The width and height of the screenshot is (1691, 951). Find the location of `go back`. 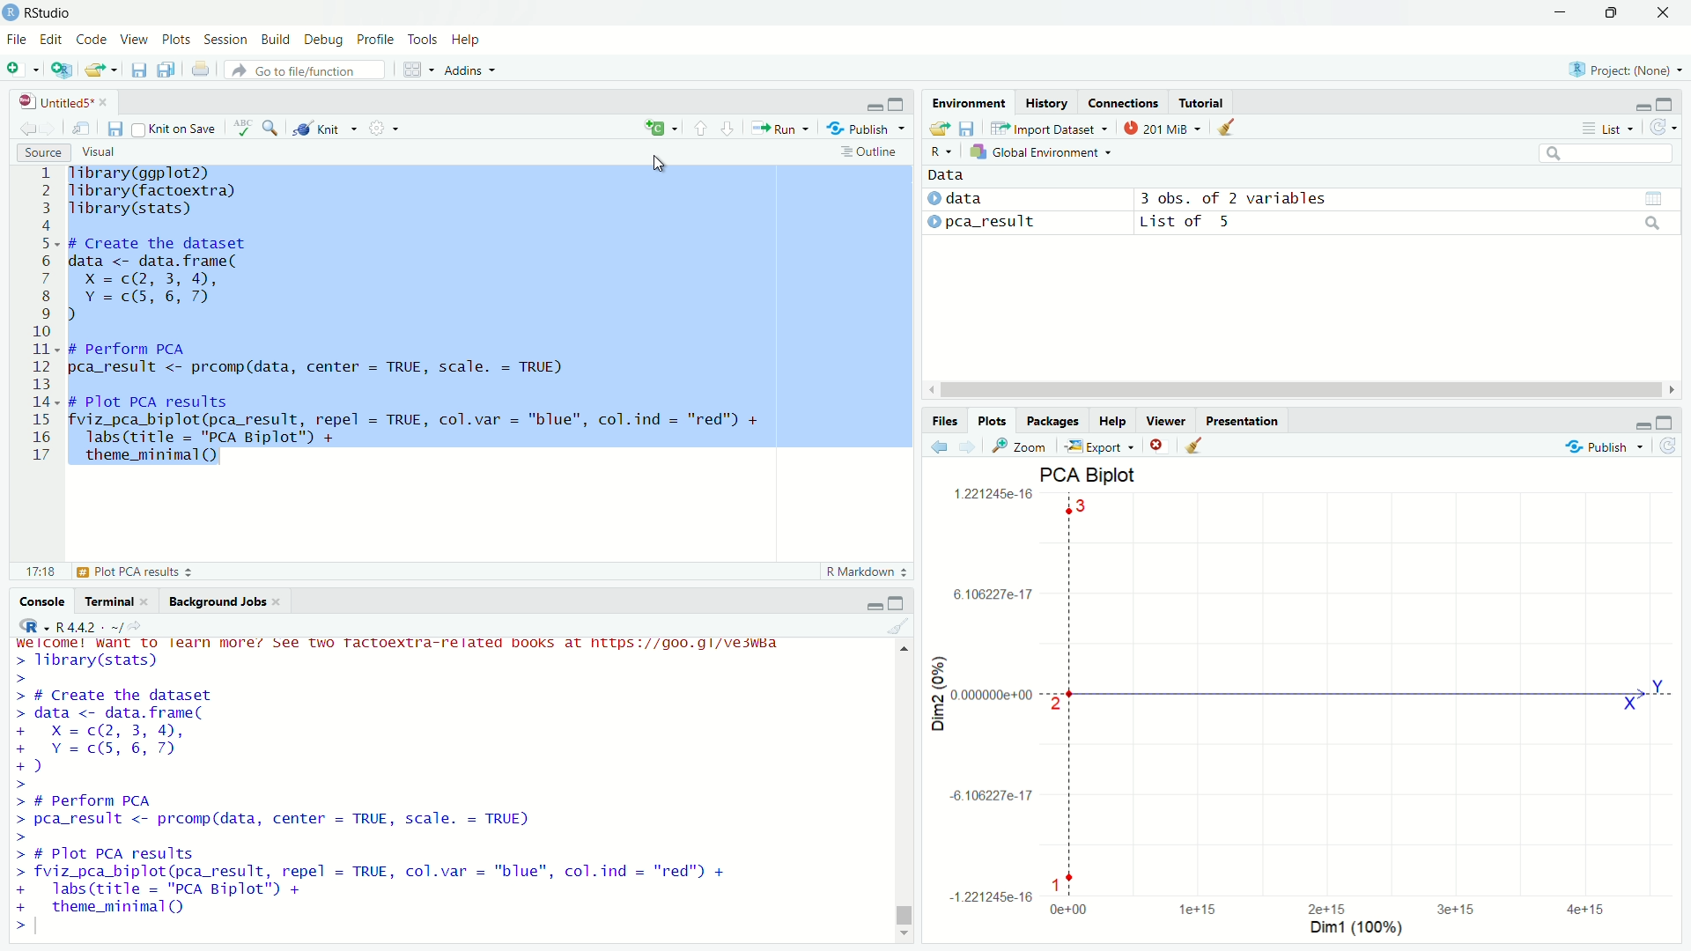

go back is located at coordinates (941, 446).